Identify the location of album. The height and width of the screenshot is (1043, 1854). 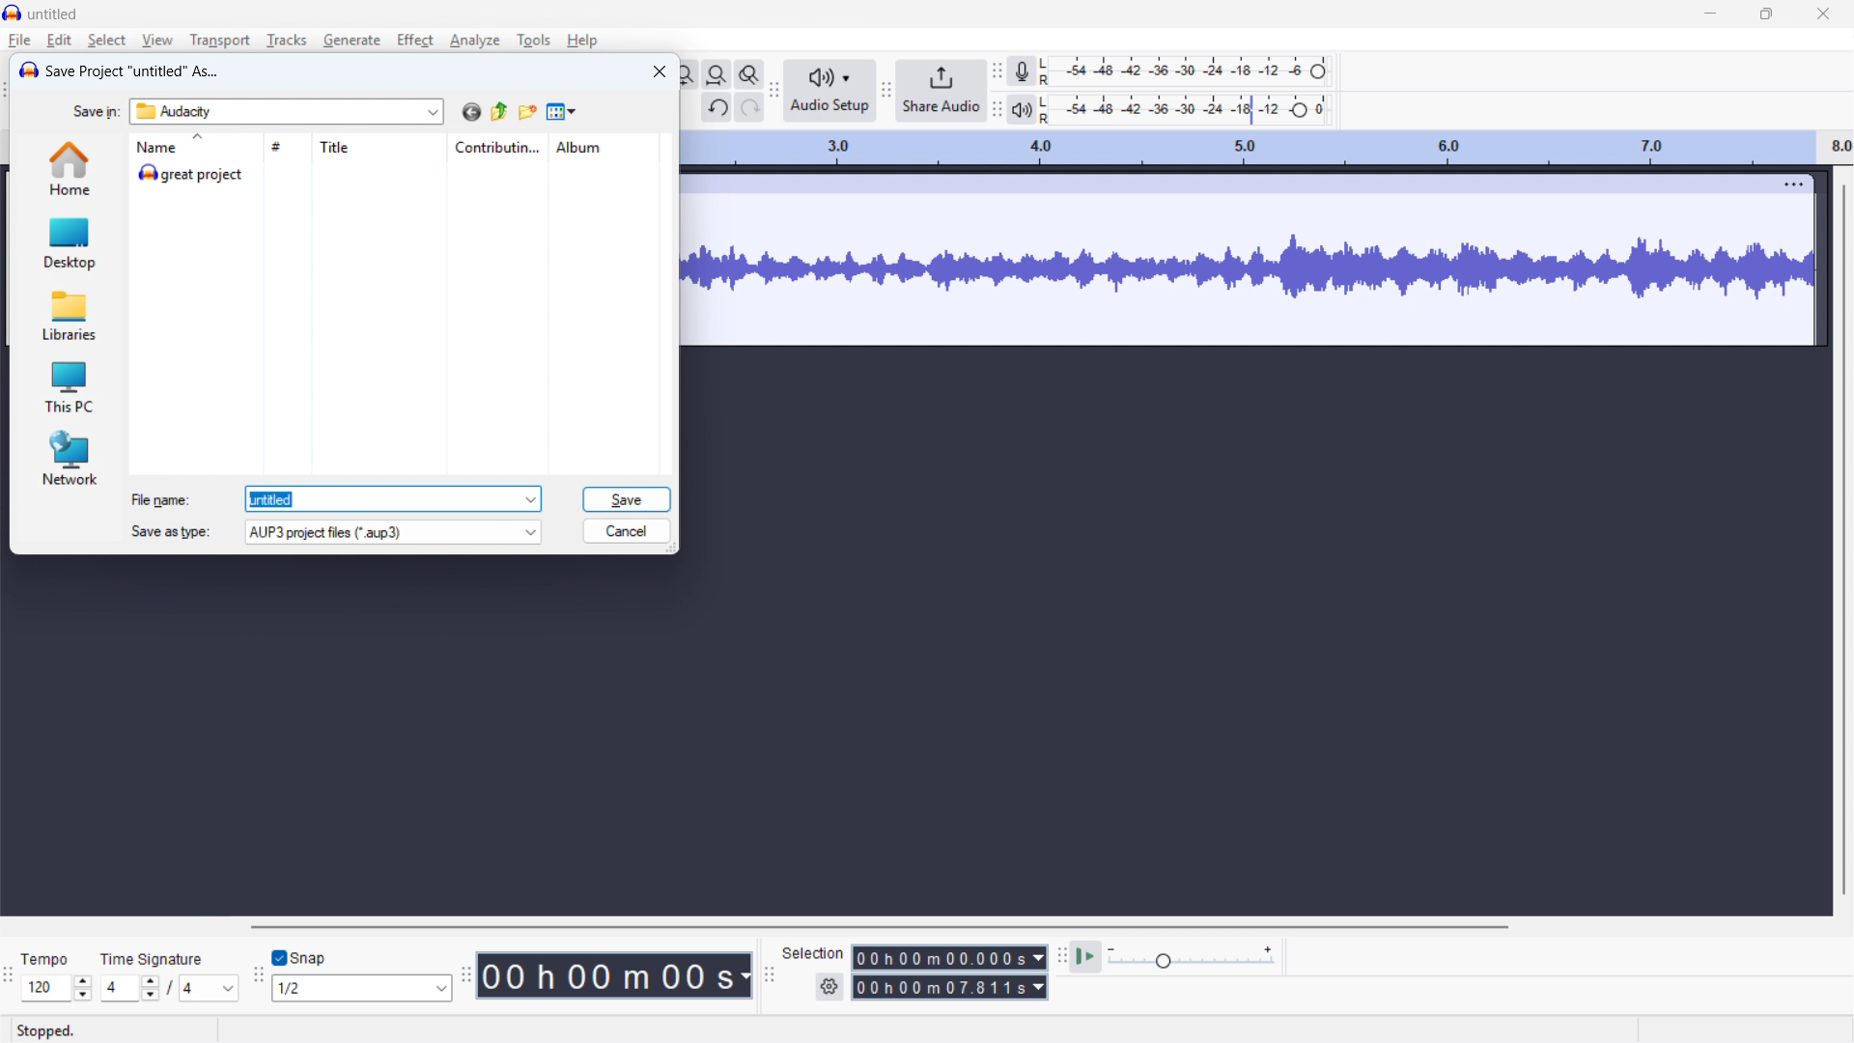
(604, 146).